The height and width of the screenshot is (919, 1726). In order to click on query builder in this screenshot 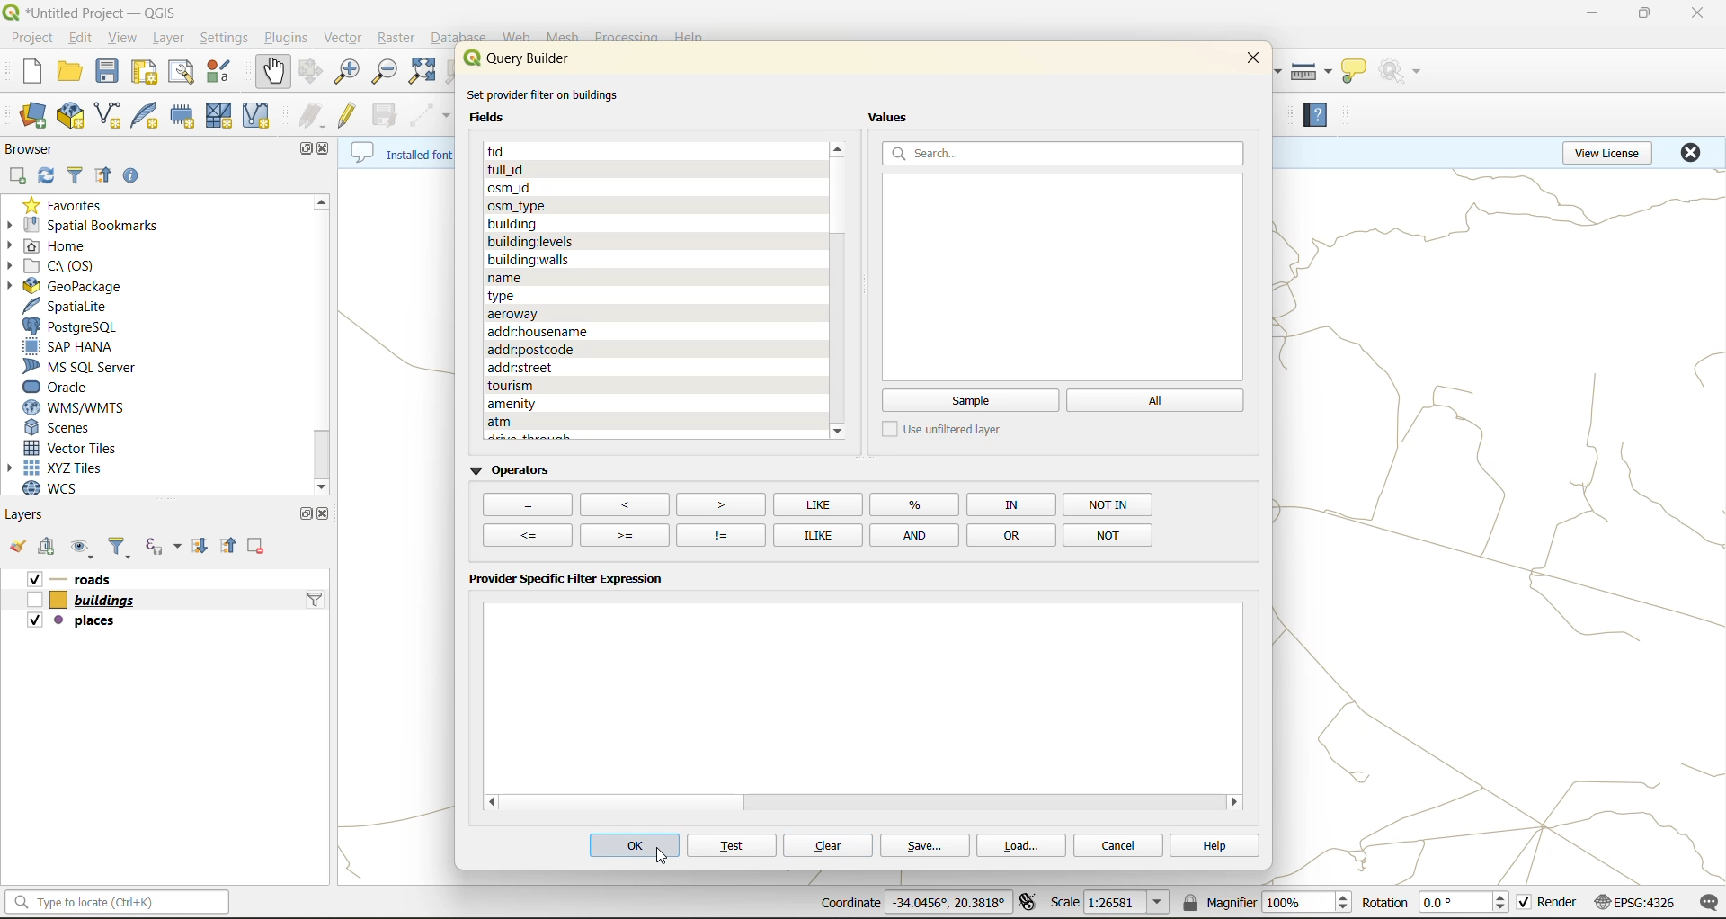, I will do `click(528, 58)`.